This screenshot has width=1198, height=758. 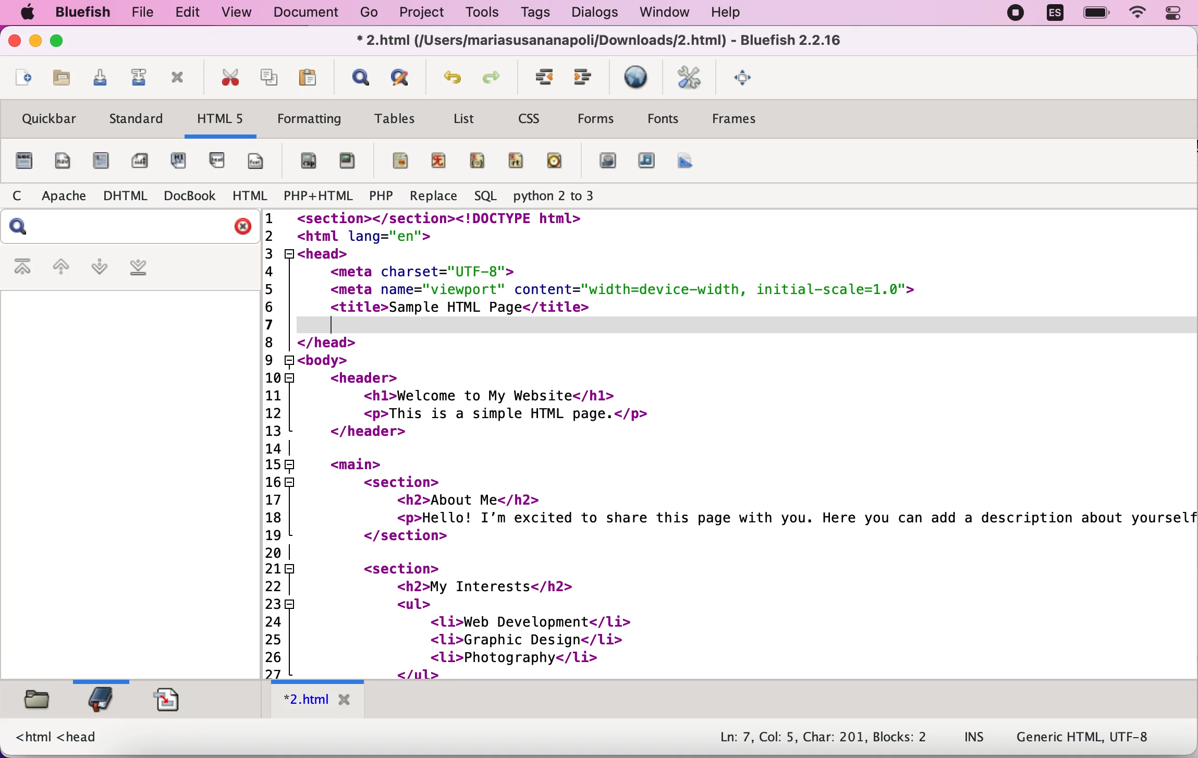 I want to click on php+html, so click(x=319, y=198).